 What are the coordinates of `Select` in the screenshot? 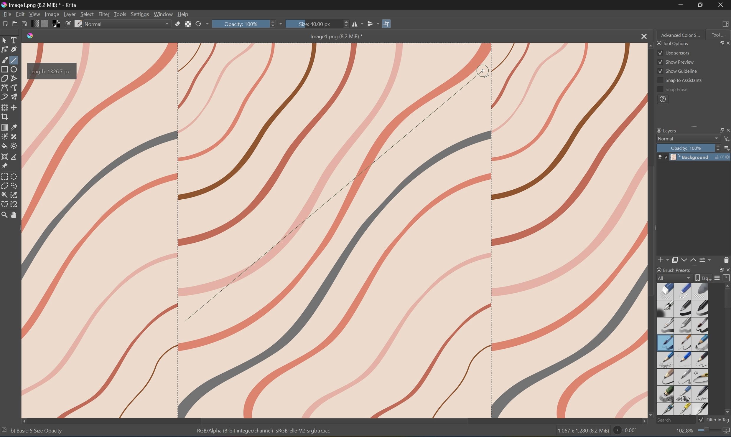 It's located at (87, 14).